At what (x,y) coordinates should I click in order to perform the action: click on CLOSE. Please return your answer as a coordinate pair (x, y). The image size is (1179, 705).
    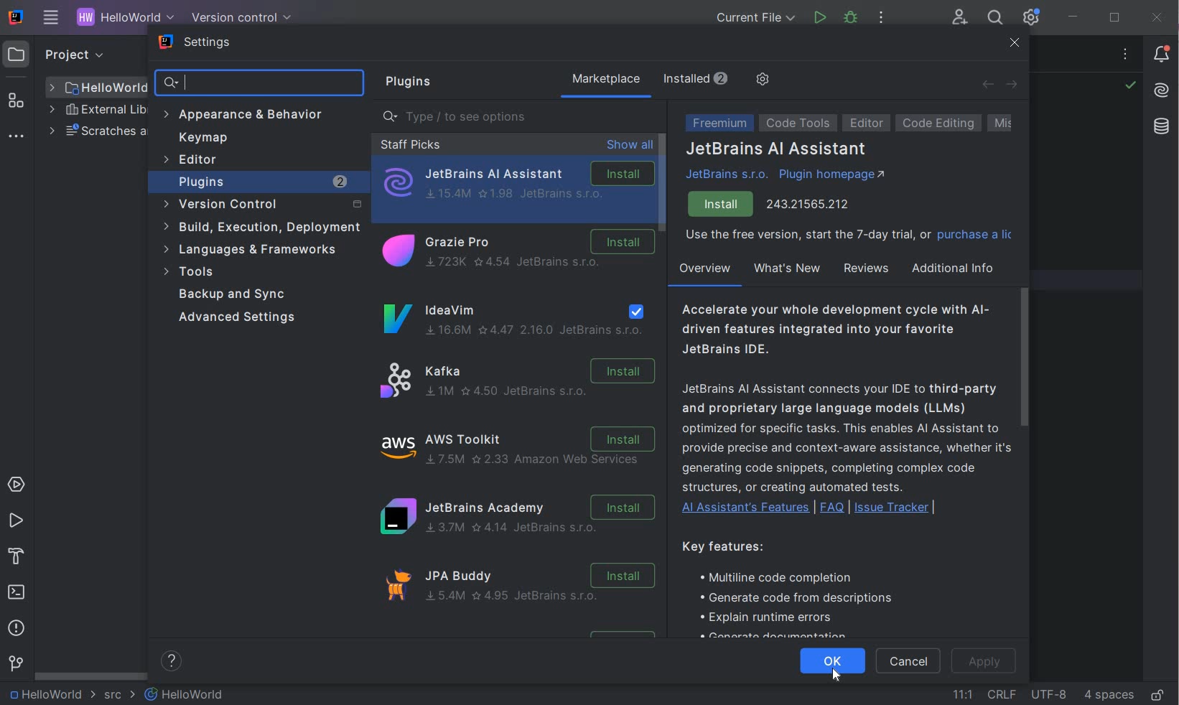
    Looking at the image, I should click on (1157, 17).